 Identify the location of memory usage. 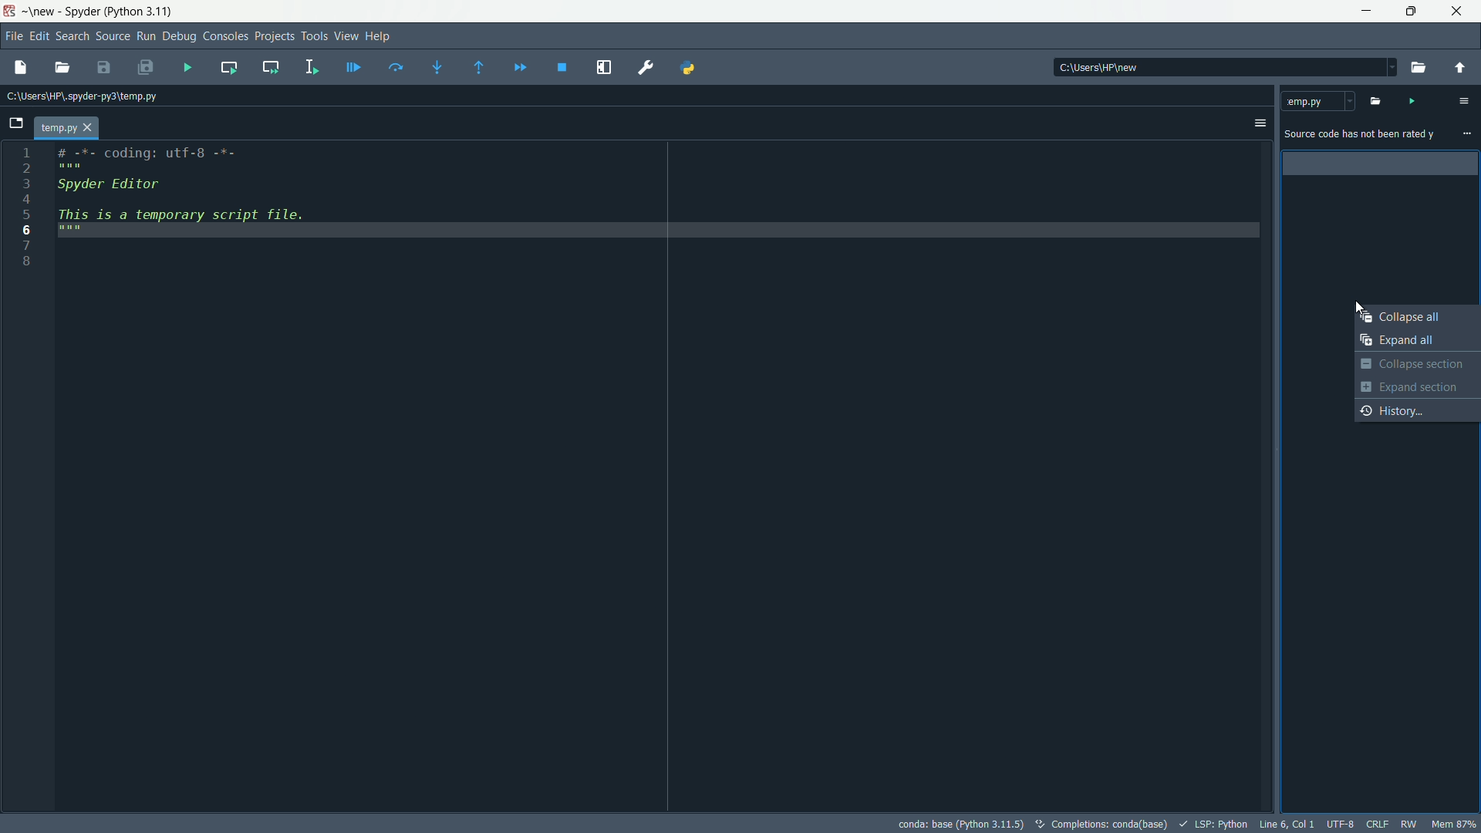
(1457, 823).